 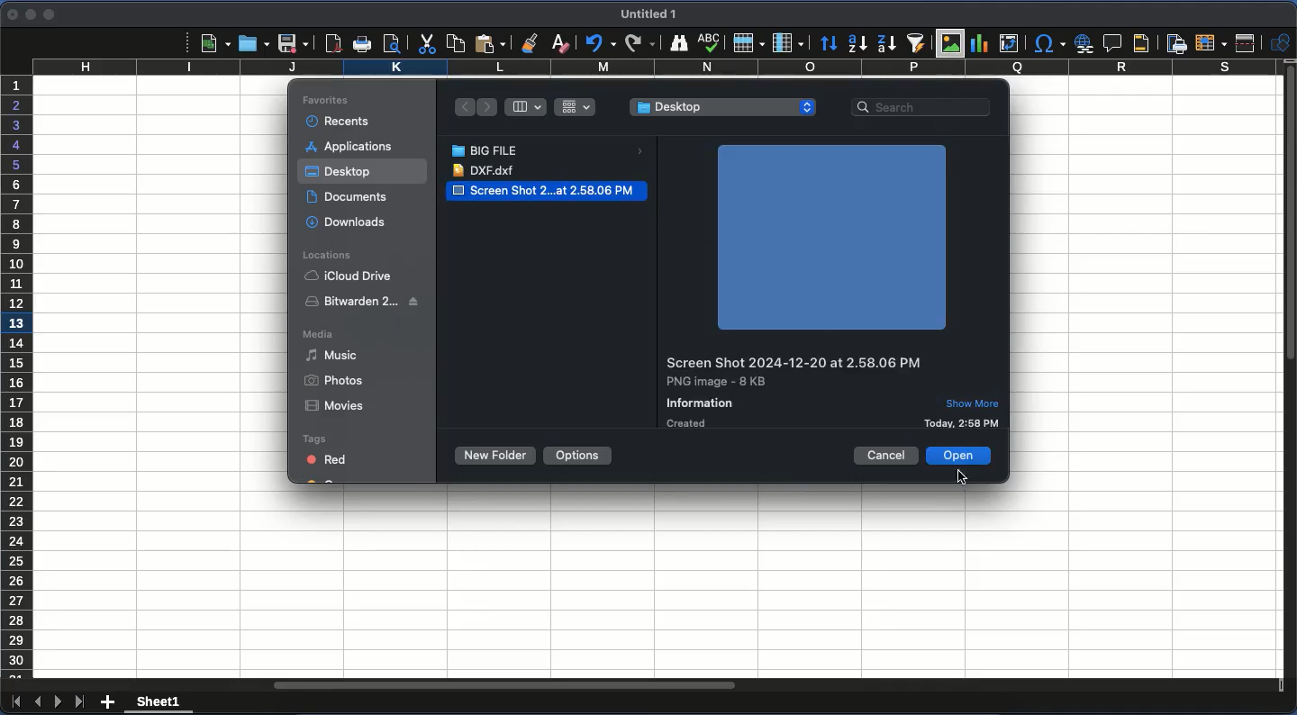 I want to click on red, so click(x=327, y=458).